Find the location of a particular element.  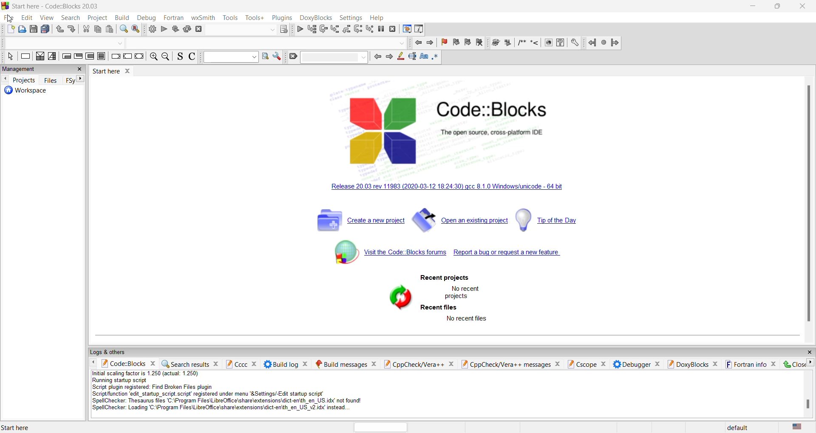

close is located at coordinates (804, 7).